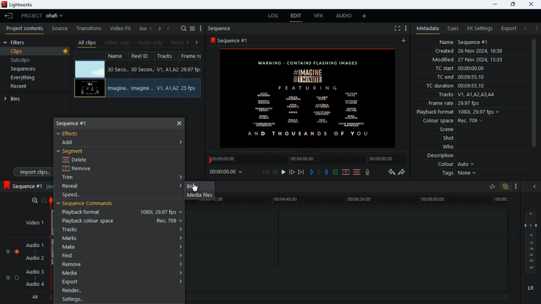 The width and height of the screenshot is (541, 304). I want to click on timeline, so click(305, 160).